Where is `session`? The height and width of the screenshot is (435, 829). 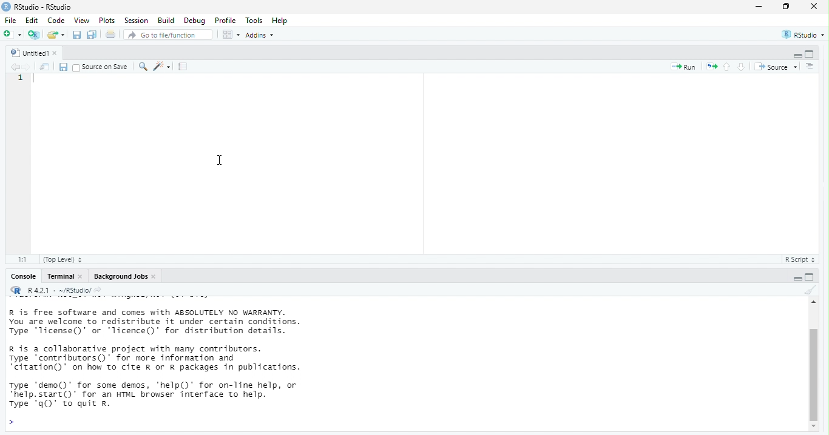
session is located at coordinates (136, 21).